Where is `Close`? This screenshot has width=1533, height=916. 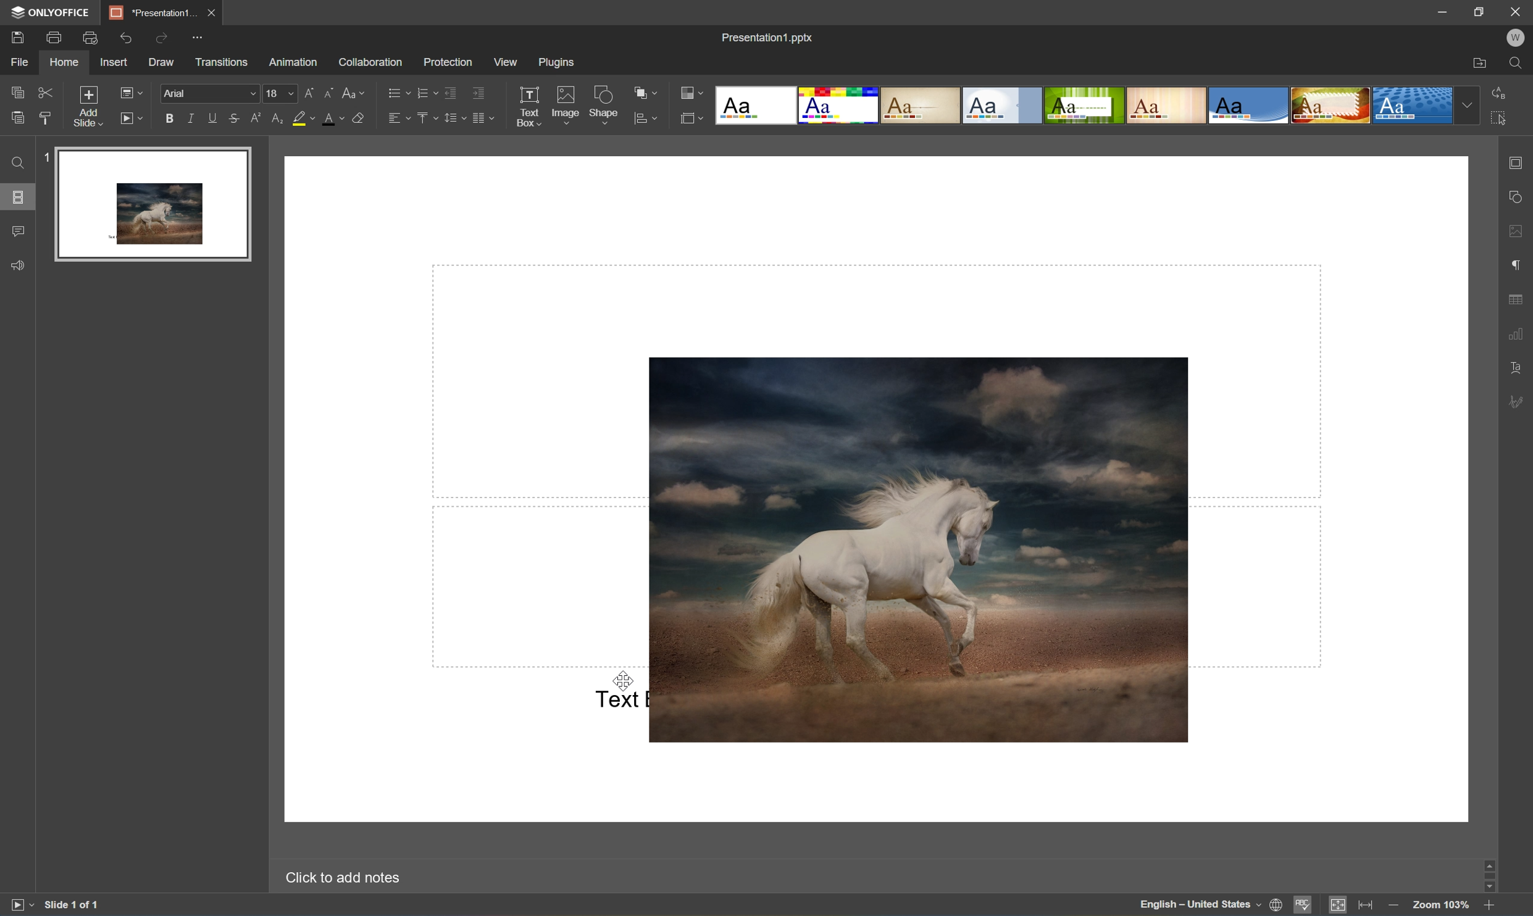
Close is located at coordinates (1515, 13).